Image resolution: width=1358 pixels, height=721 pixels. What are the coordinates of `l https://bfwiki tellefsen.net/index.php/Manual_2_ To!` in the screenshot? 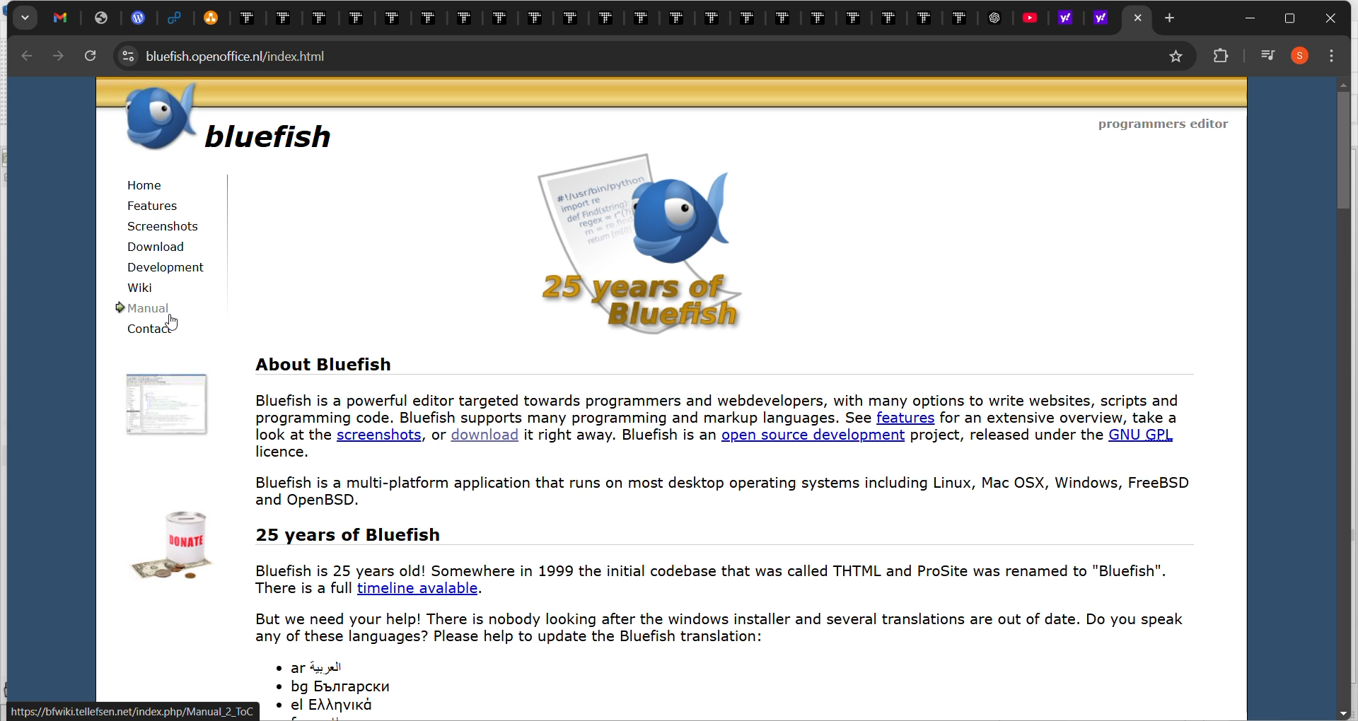 It's located at (124, 710).